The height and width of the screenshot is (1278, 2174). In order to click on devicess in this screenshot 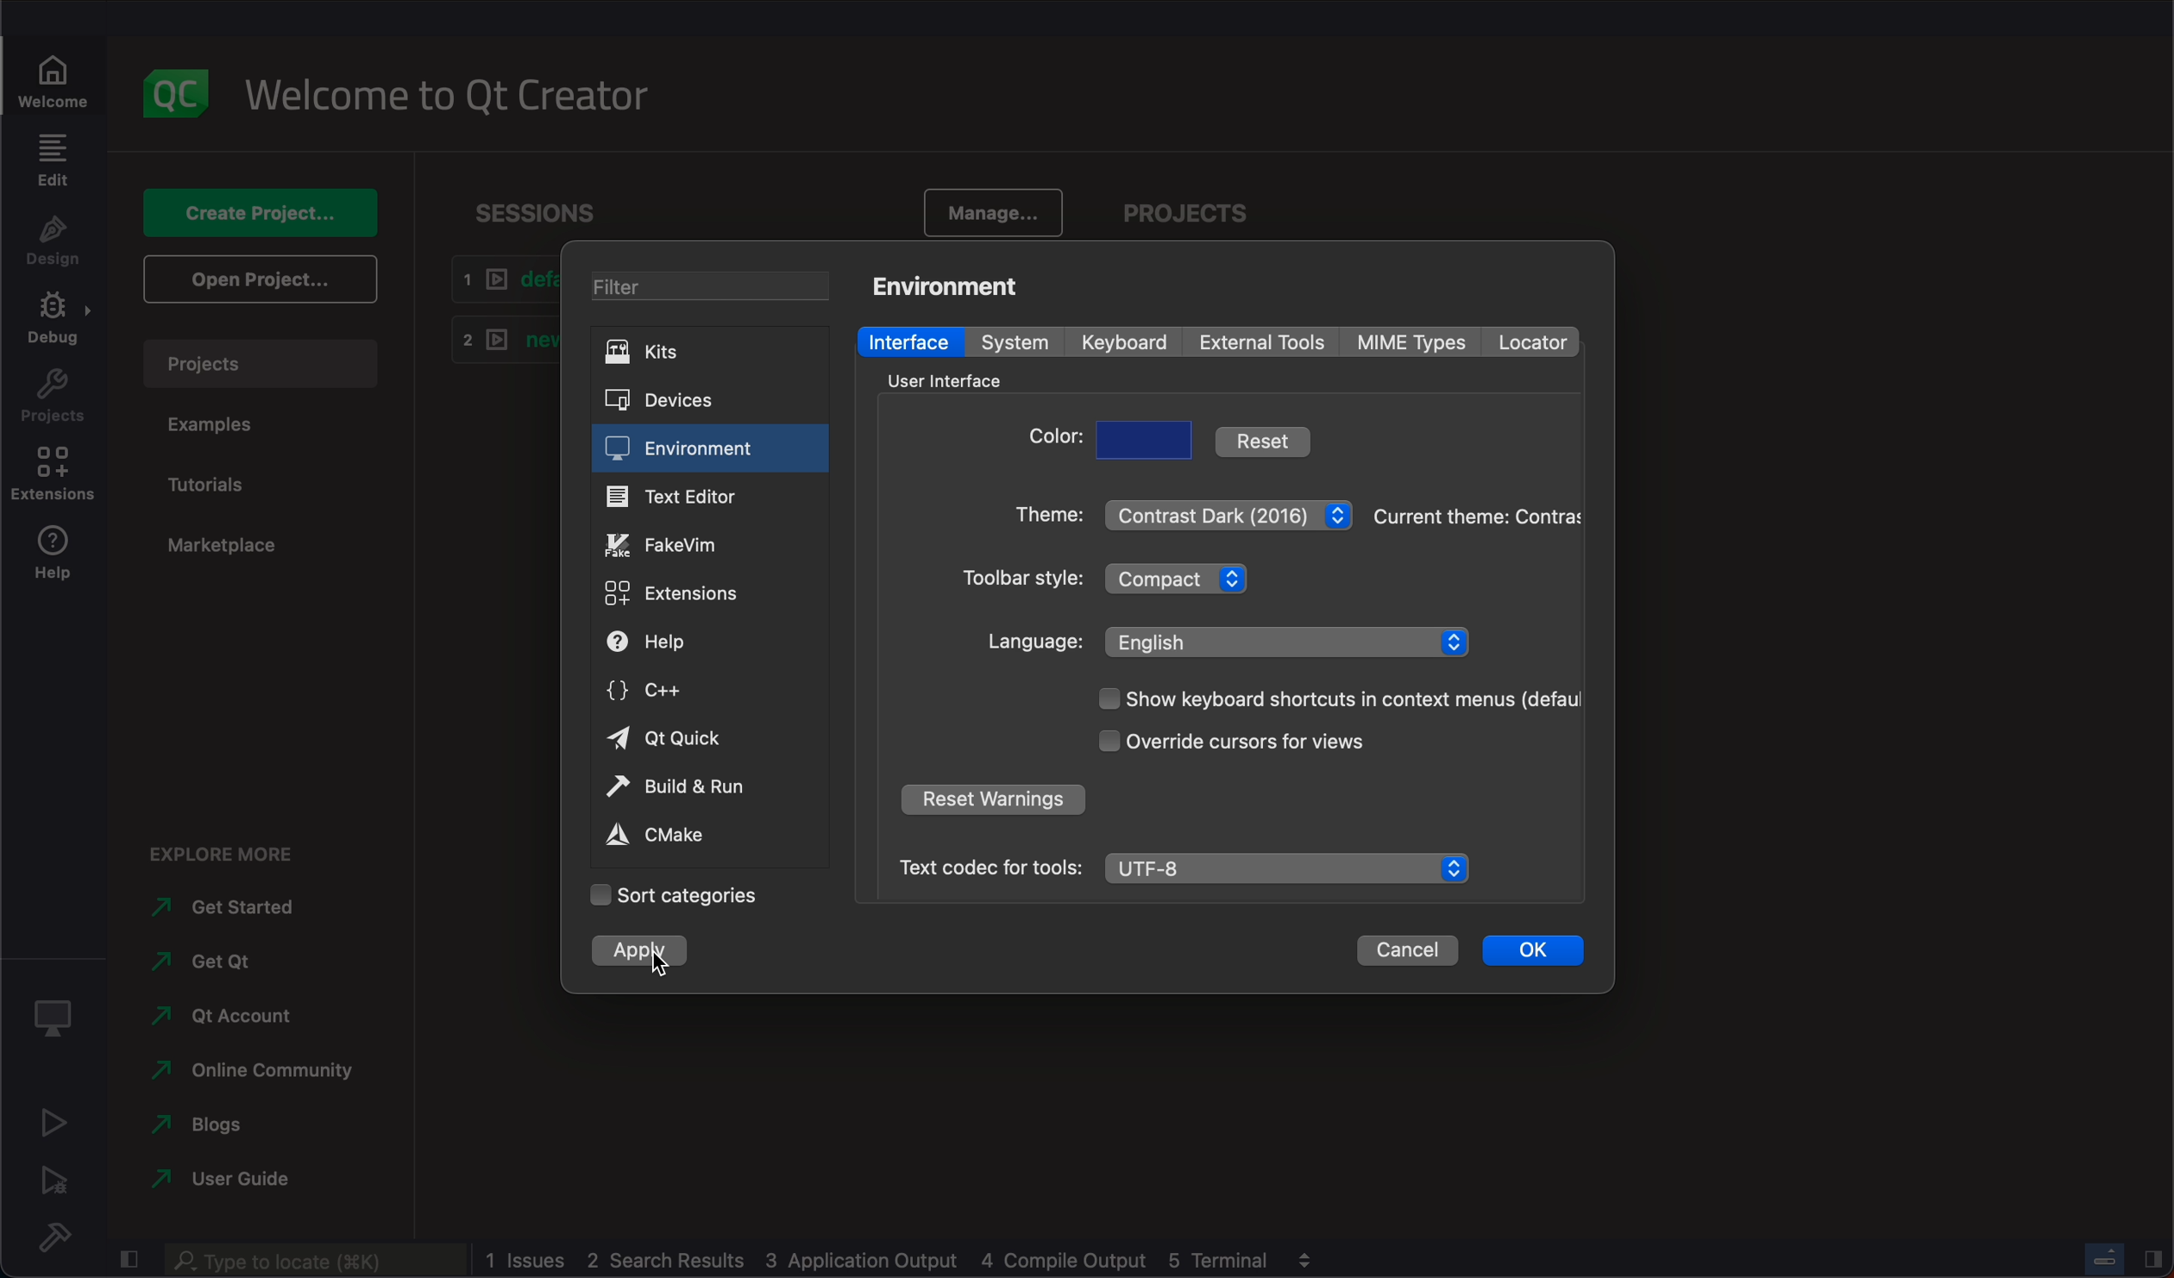, I will do `click(705, 398)`.